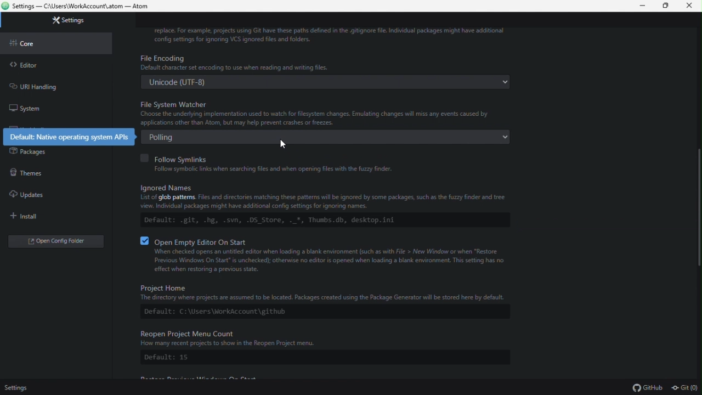  Describe the element at coordinates (316, 63) in the screenshot. I see `File Encoding Default character set encoding to use when reading and writing files.` at that location.